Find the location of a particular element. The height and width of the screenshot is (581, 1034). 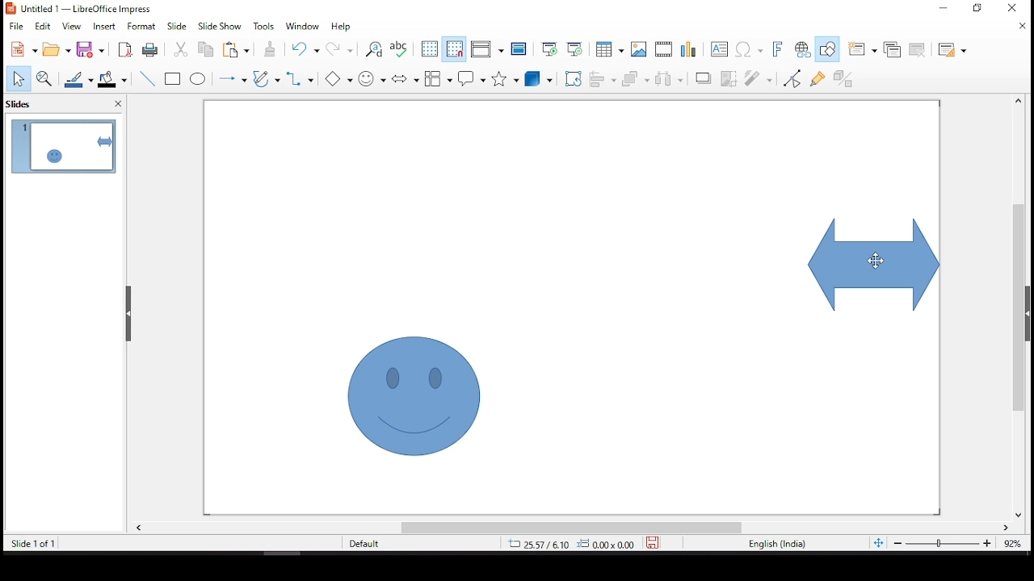

delete slide is located at coordinates (920, 50).